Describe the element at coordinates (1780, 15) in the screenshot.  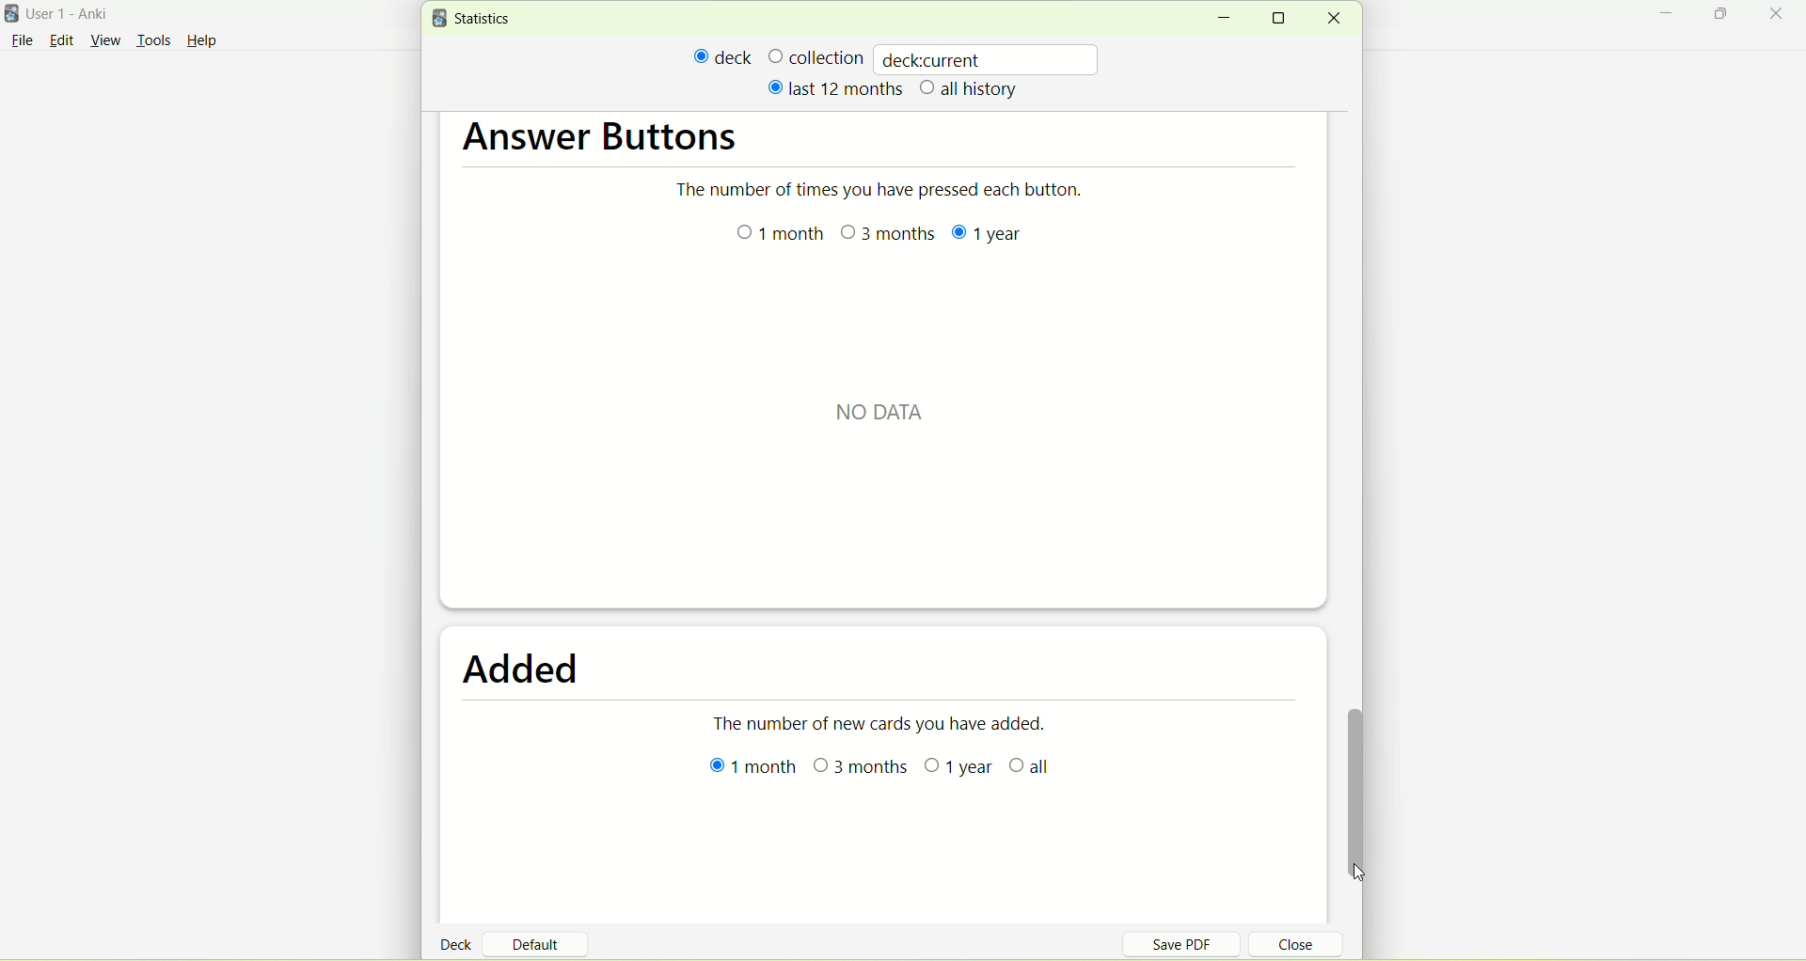
I see `close` at that location.